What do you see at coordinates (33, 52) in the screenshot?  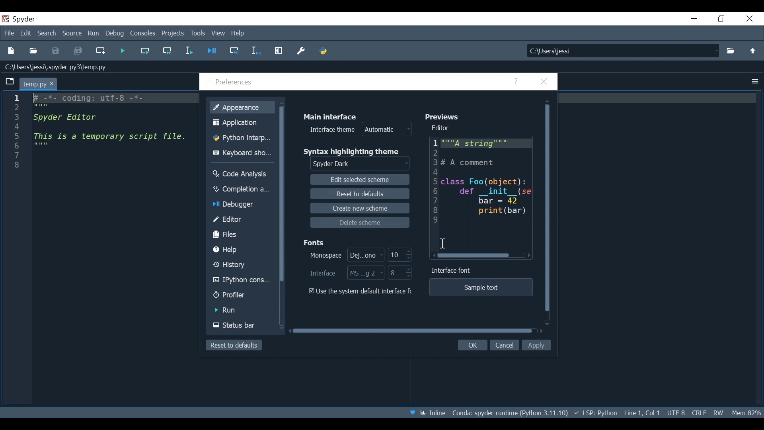 I see `Open File` at bounding box center [33, 52].